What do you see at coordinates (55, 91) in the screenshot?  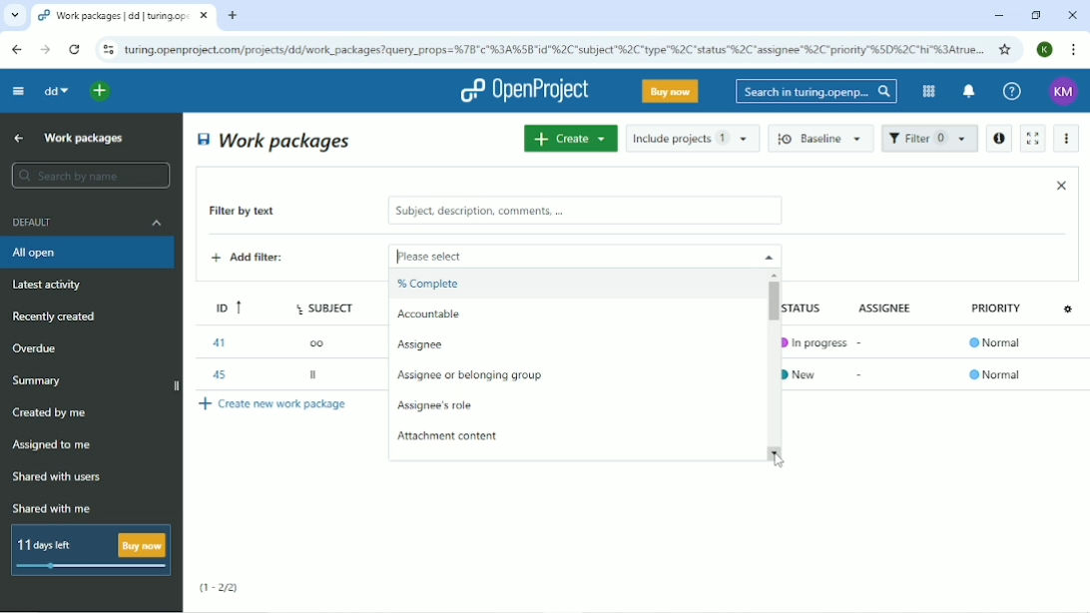 I see `dd` at bounding box center [55, 91].